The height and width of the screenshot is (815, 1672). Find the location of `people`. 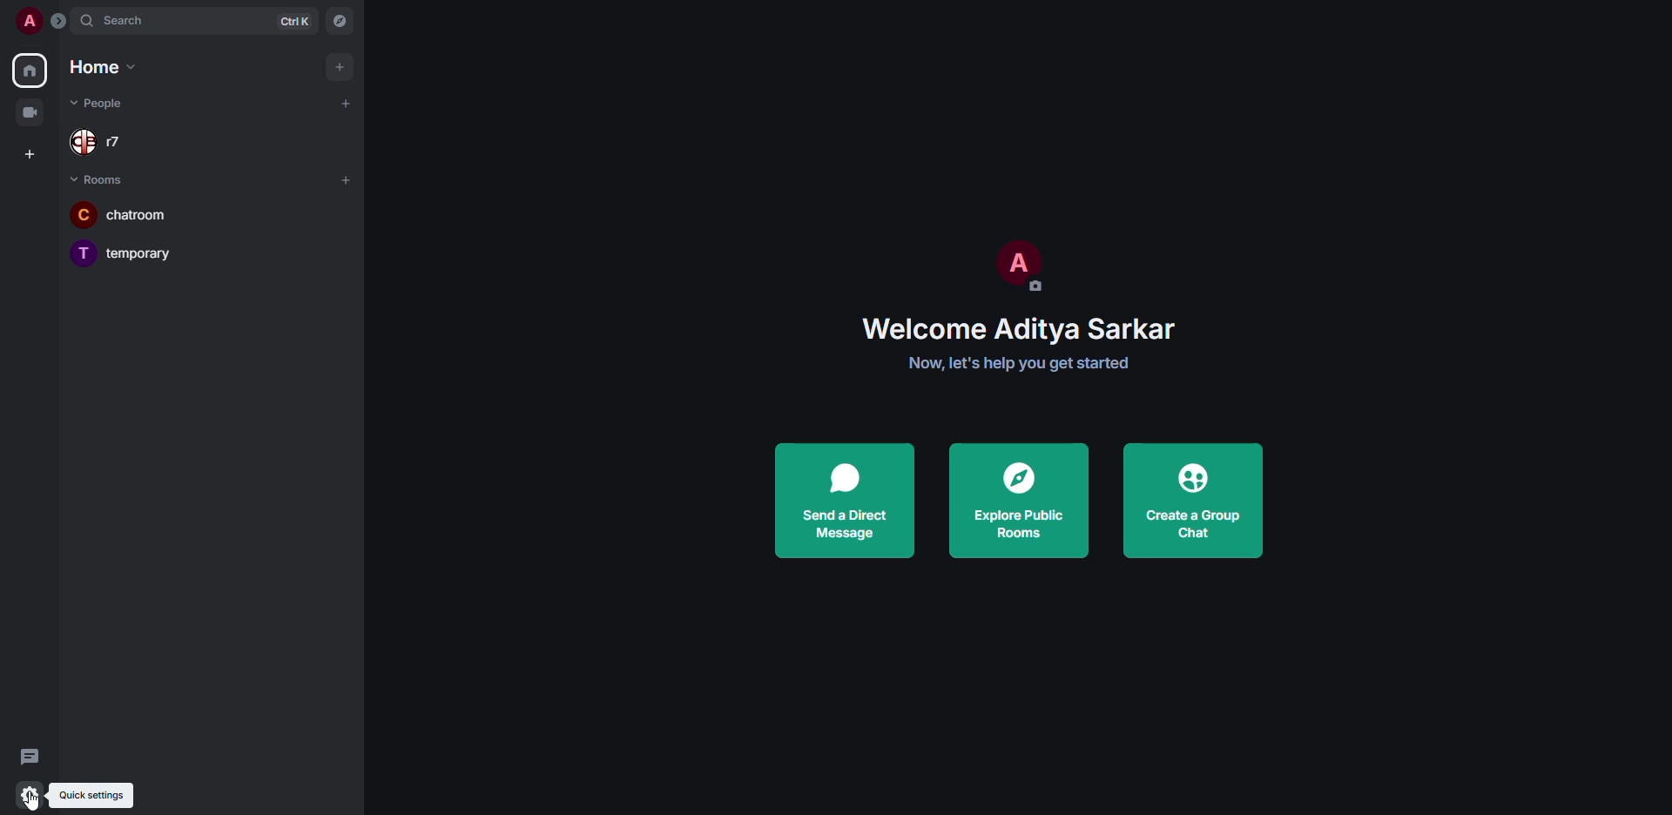

people is located at coordinates (111, 103).